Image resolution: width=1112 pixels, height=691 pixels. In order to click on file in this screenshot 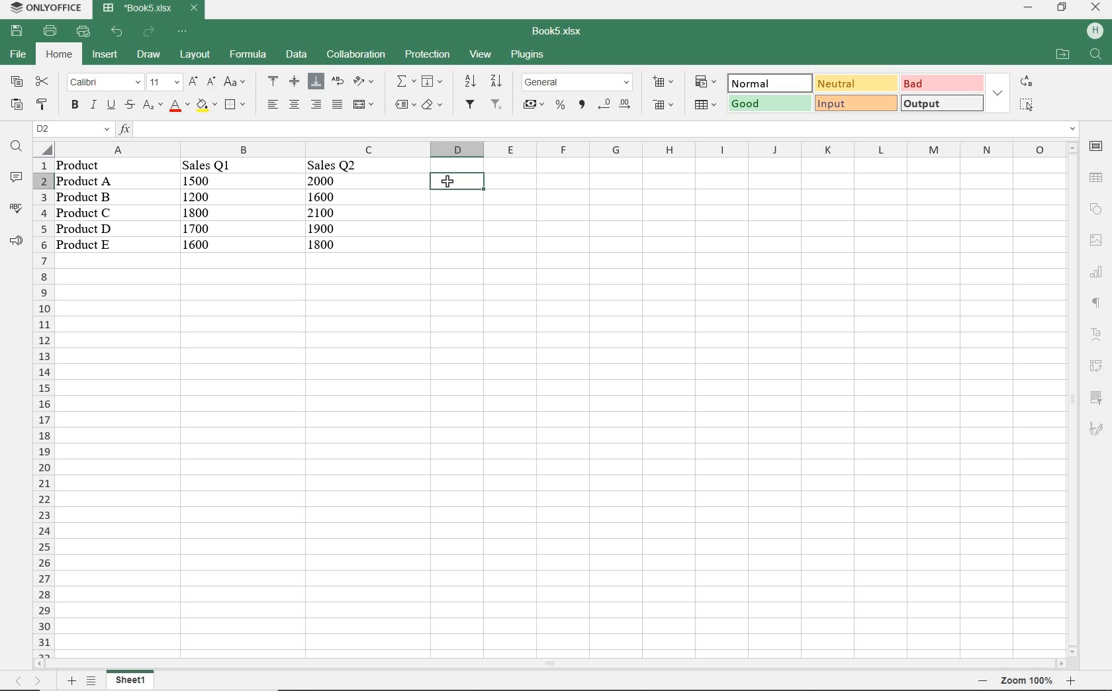, I will do `click(20, 53)`.